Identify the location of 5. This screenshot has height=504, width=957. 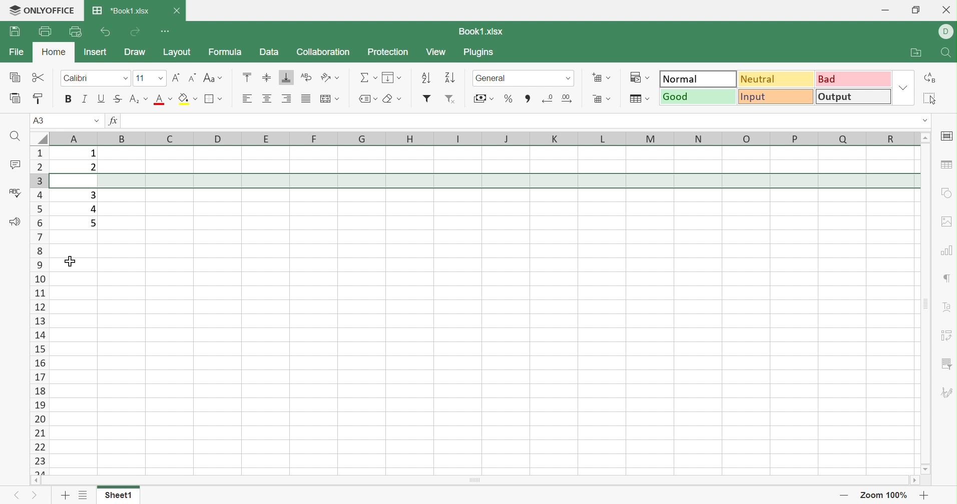
(92, 223).